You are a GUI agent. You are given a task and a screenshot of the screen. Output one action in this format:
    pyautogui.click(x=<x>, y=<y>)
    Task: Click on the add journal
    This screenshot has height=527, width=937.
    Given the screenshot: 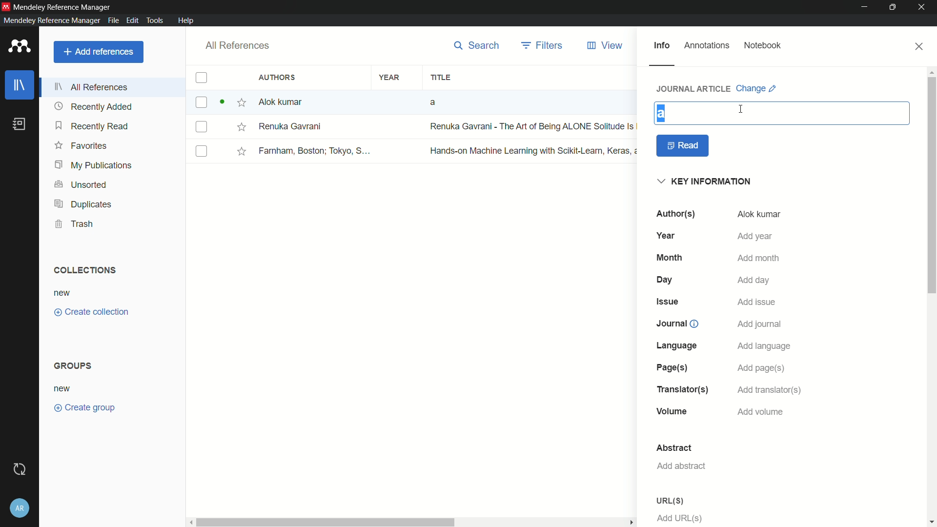 What is the action you would take?
    pyautogui.click(x=760, y=324)
    